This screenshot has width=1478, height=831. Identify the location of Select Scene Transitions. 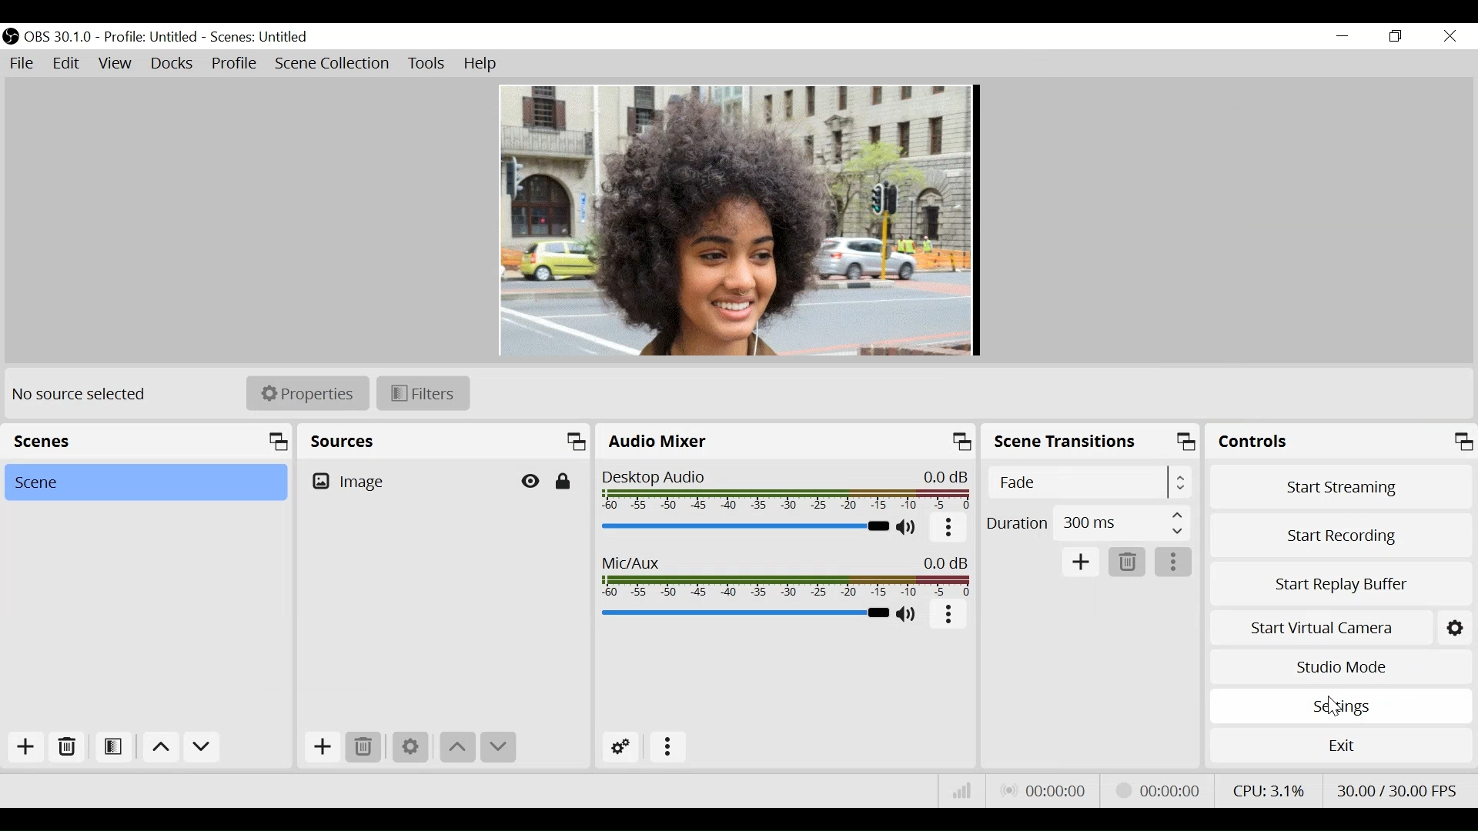
(1089, 482).